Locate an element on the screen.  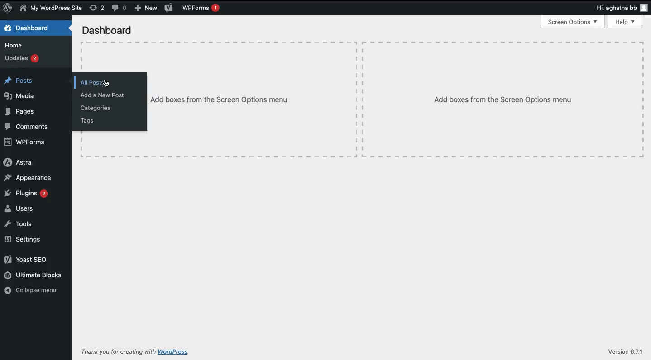
Thank you for creating with WordPress is located at coordinates (118, 351).